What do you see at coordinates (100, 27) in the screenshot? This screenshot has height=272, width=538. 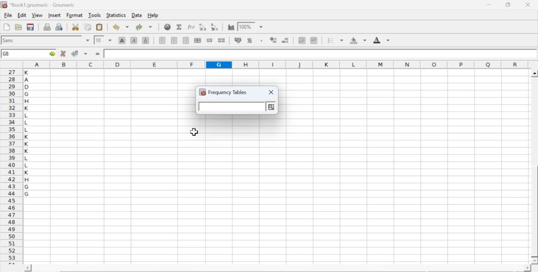 I see `paste` at bounding box center [100, 27].